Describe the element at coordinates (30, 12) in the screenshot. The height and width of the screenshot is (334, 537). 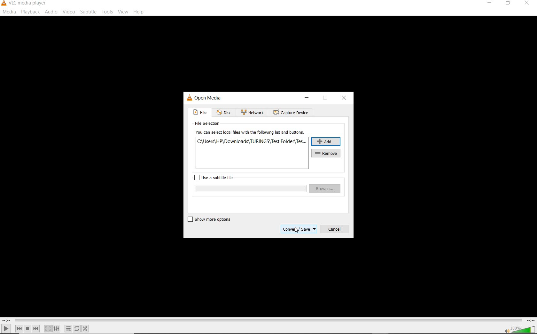
I see `playback` at that location.